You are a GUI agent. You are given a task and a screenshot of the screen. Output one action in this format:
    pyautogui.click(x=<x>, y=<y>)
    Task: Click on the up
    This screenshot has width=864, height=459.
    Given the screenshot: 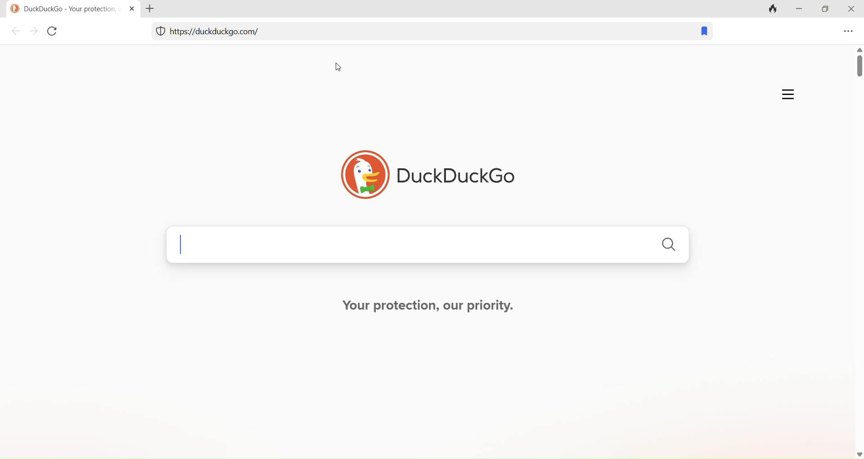 What is the action you would take?
    pyautogui.click(x=858, y=48)
    